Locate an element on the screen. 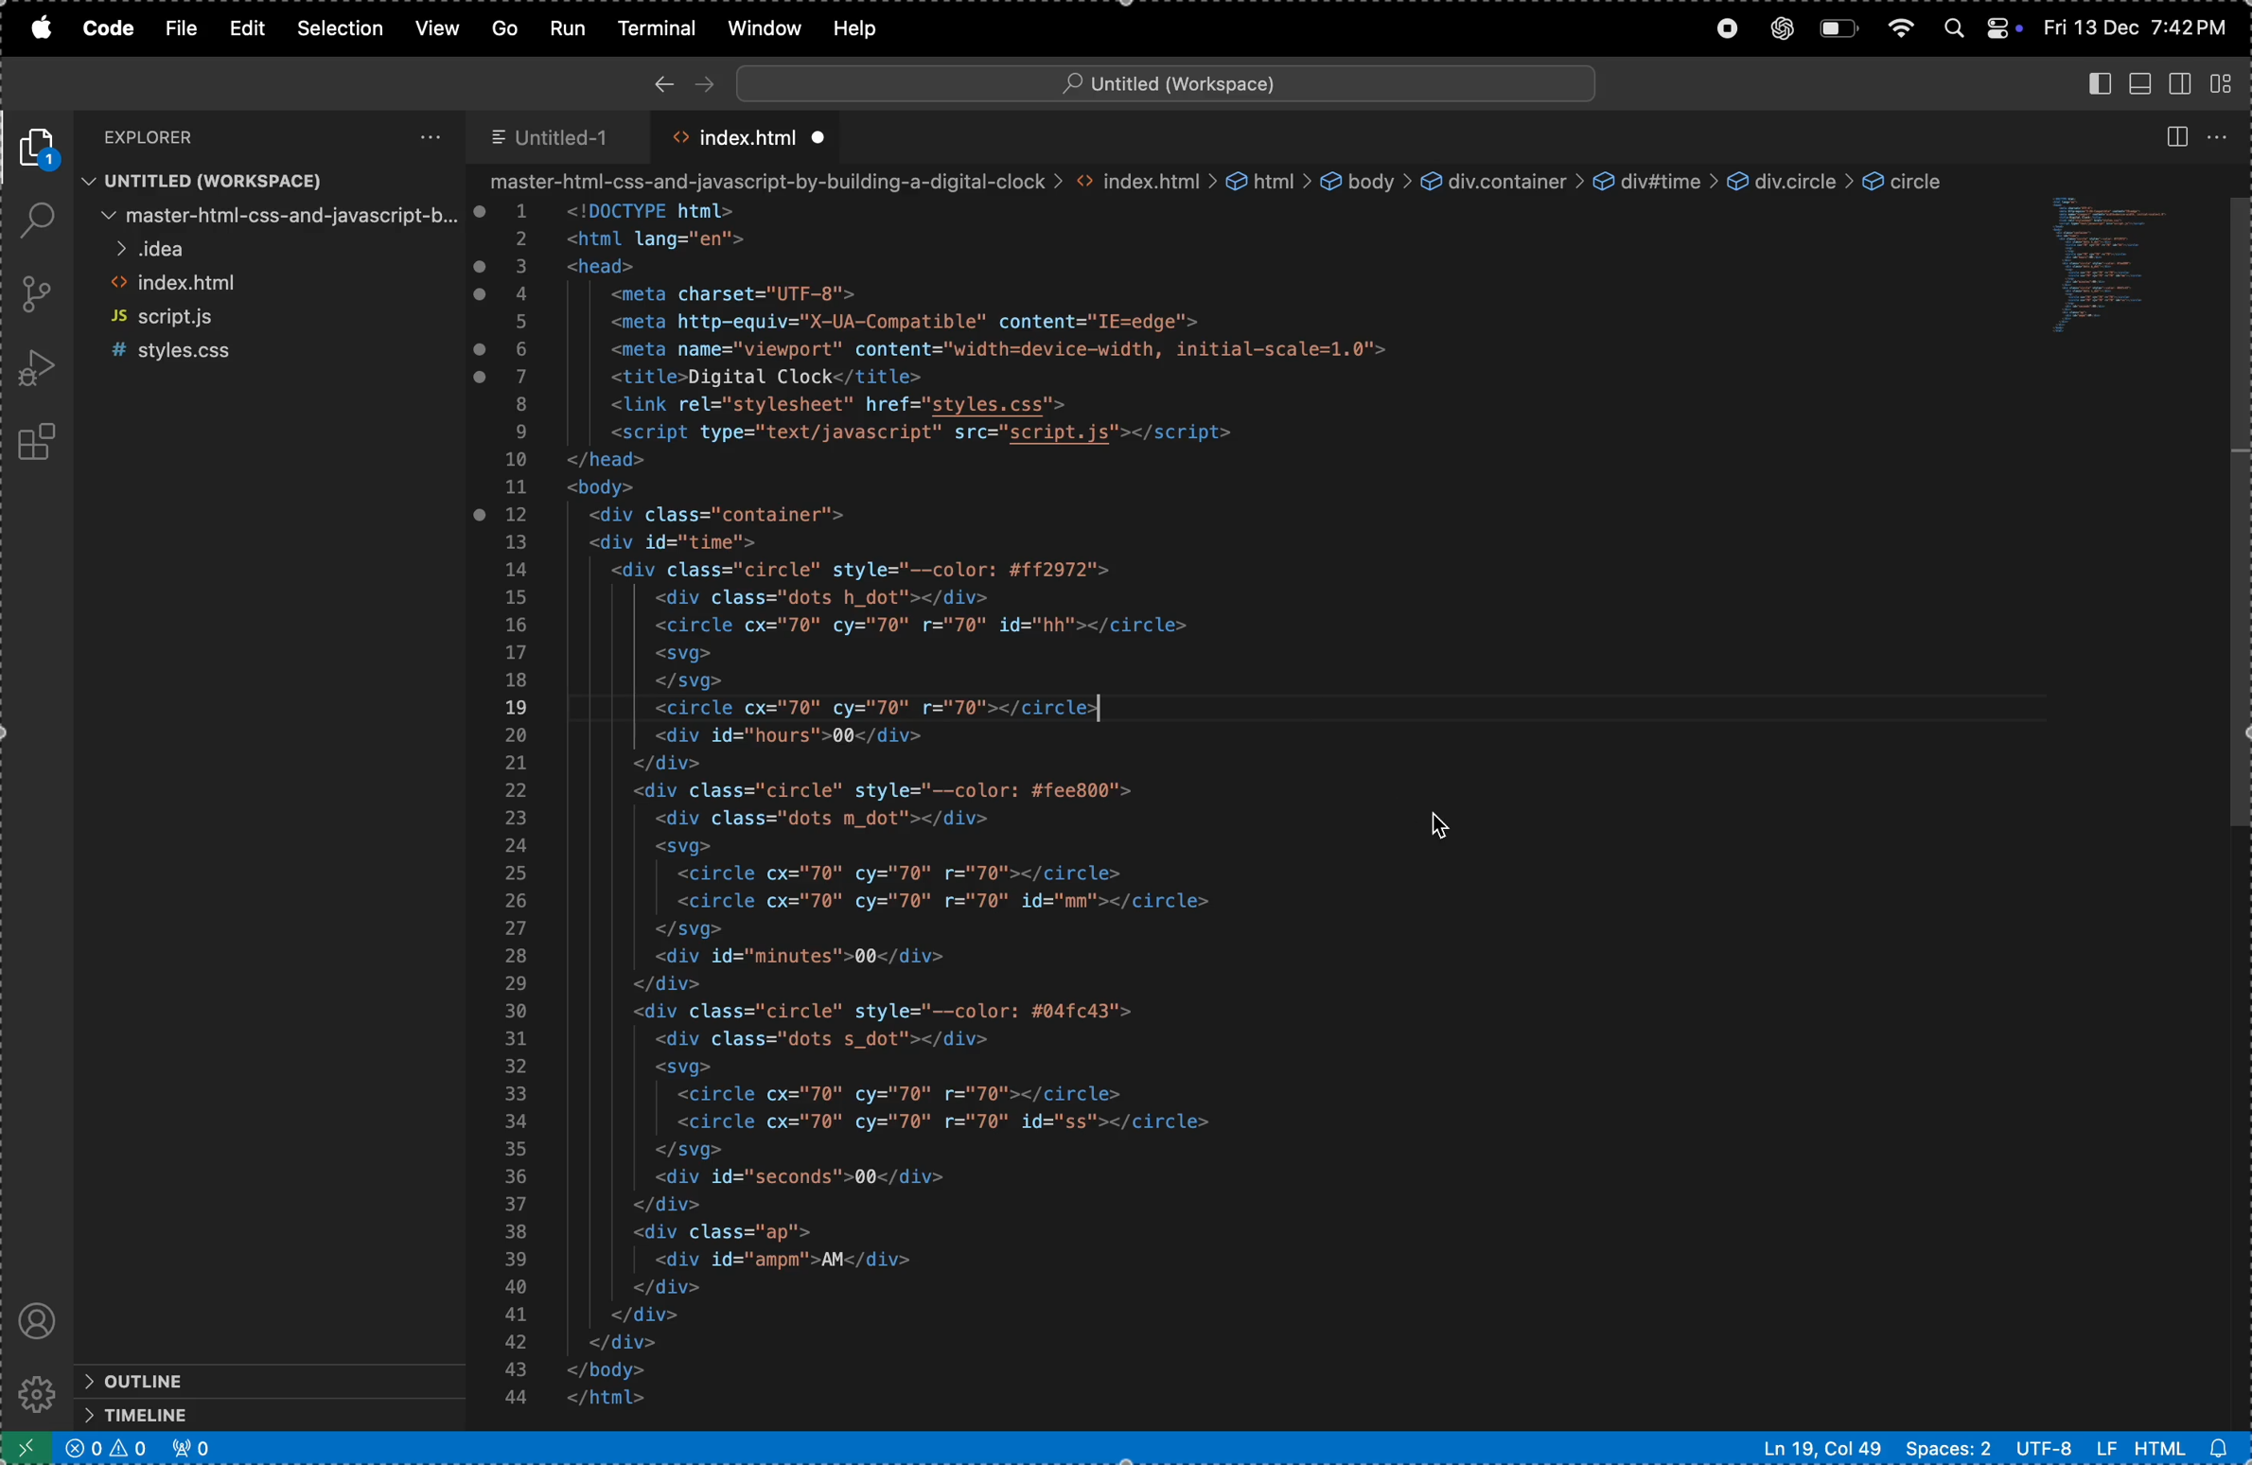 Image resolution: width=2252 pixels, height=1465 pixels. cursor is located at coordinates (1446, 830).